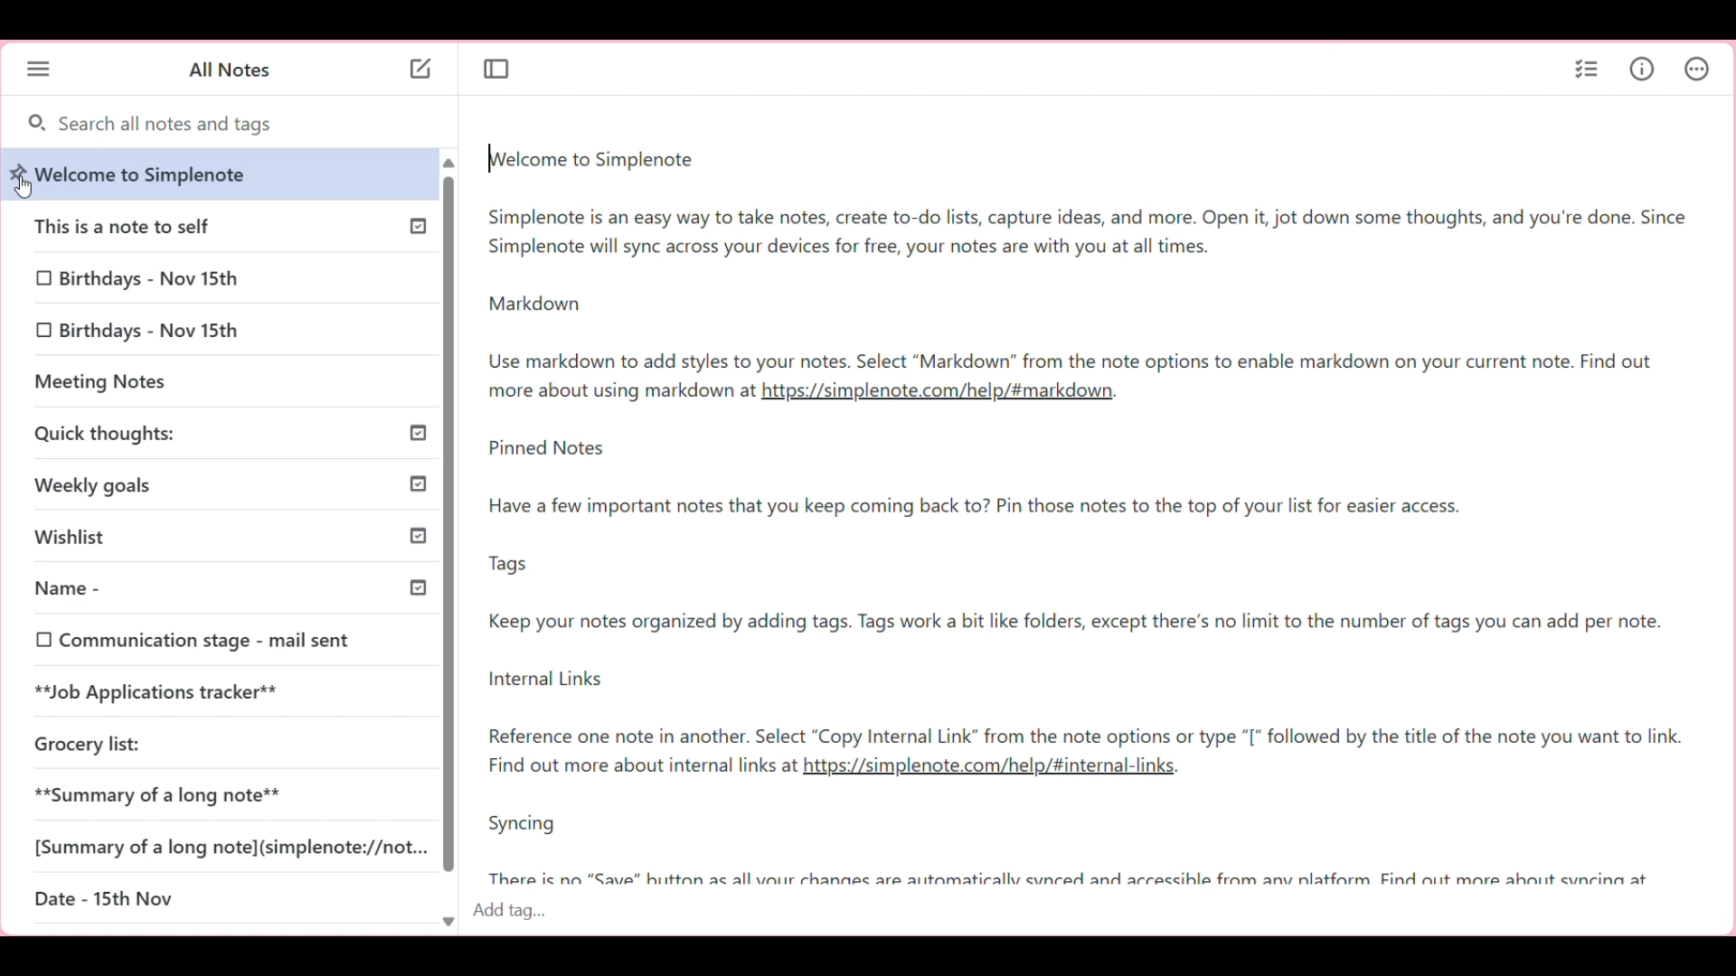  I want to click on Quick thoughts:, so click(171, 432).